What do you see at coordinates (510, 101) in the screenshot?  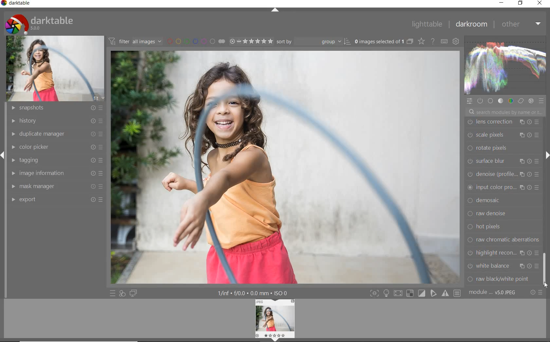 I see `color` at bounding box center [510, 101].